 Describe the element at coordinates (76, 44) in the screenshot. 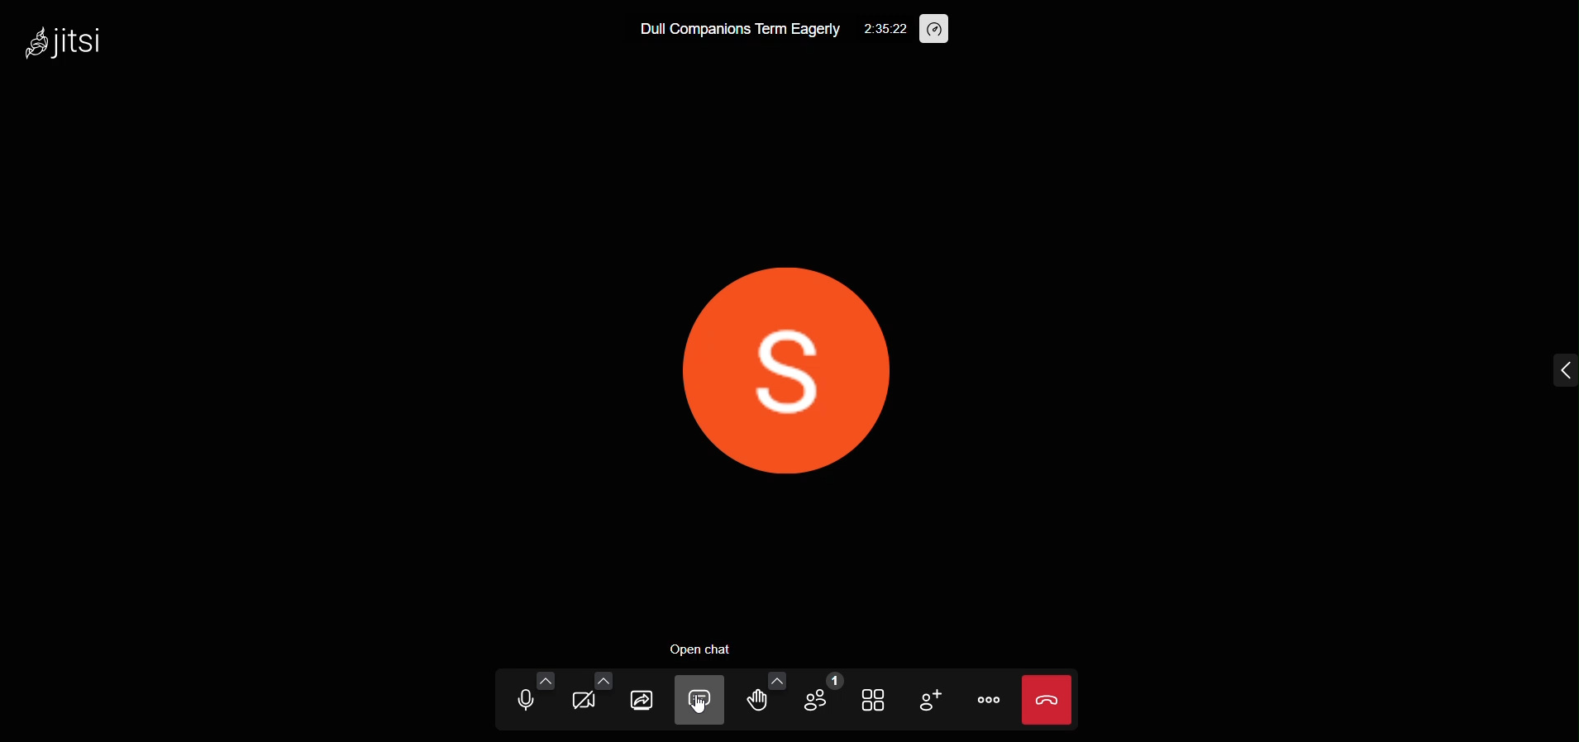

I see `logo` at that location.